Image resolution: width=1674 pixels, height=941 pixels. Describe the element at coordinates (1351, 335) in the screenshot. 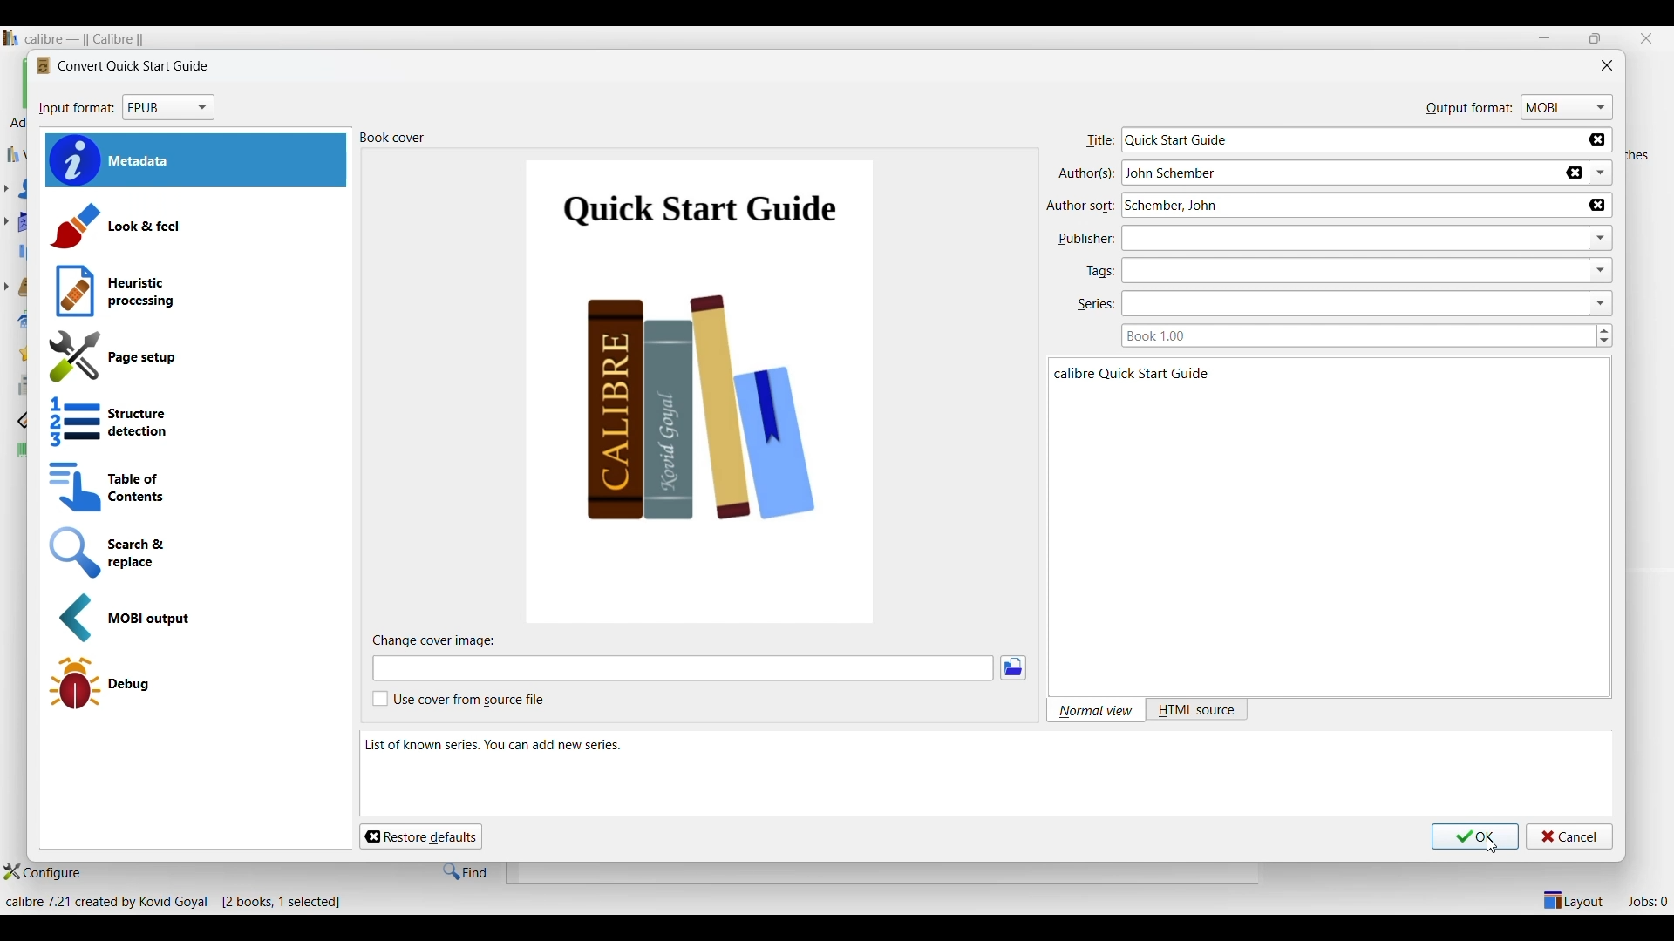

I see `Type in book series` at that location.